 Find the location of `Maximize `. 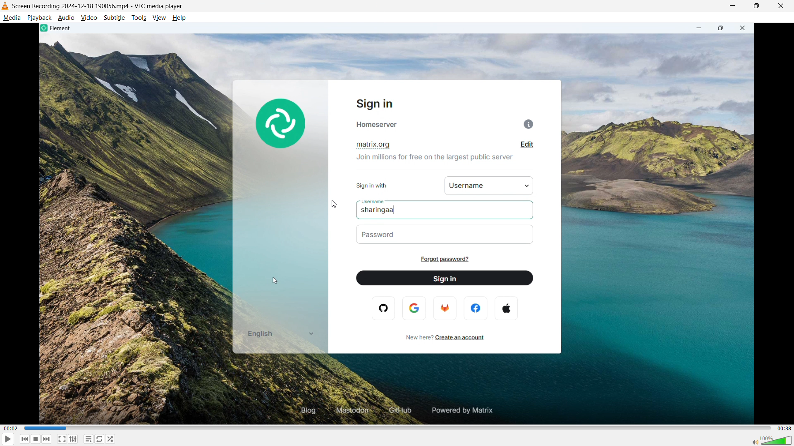

Maximize  is located at coordinates (758, 6).